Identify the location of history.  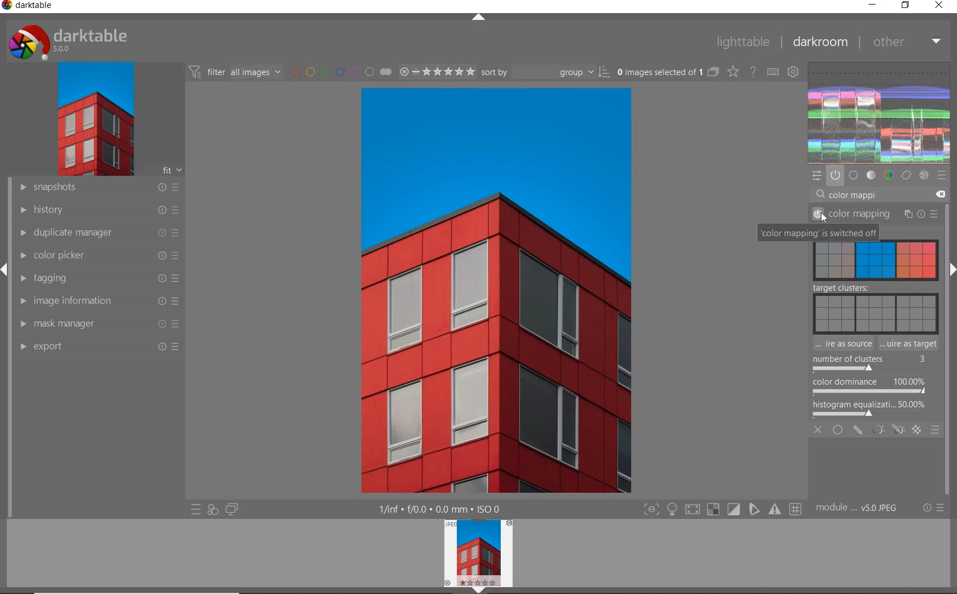
(98, 209).